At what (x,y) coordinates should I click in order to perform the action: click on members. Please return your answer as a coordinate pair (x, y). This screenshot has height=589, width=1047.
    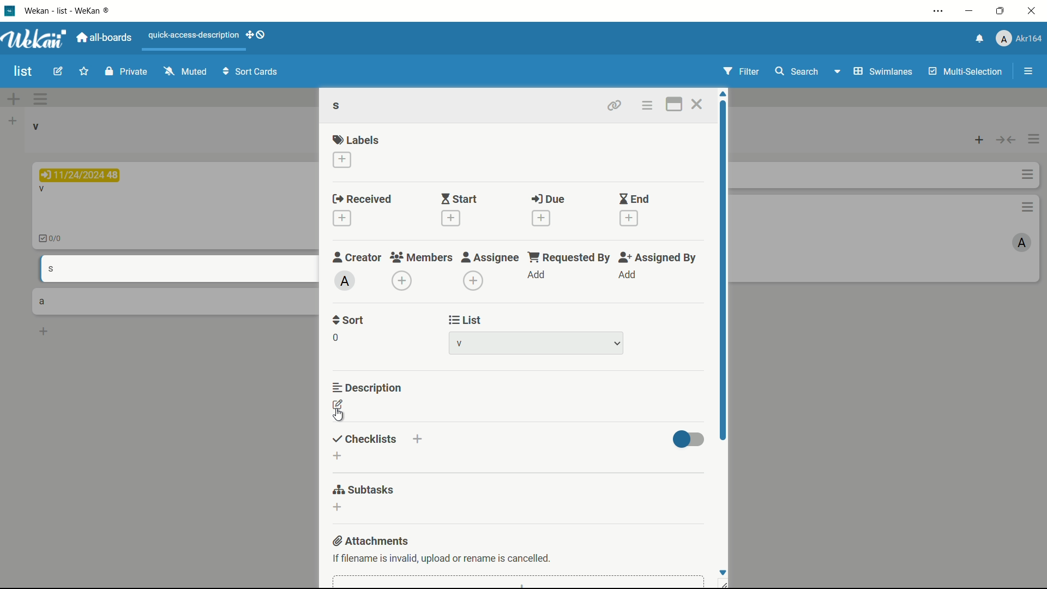
    Looking at the image, I should click on (421, 257).